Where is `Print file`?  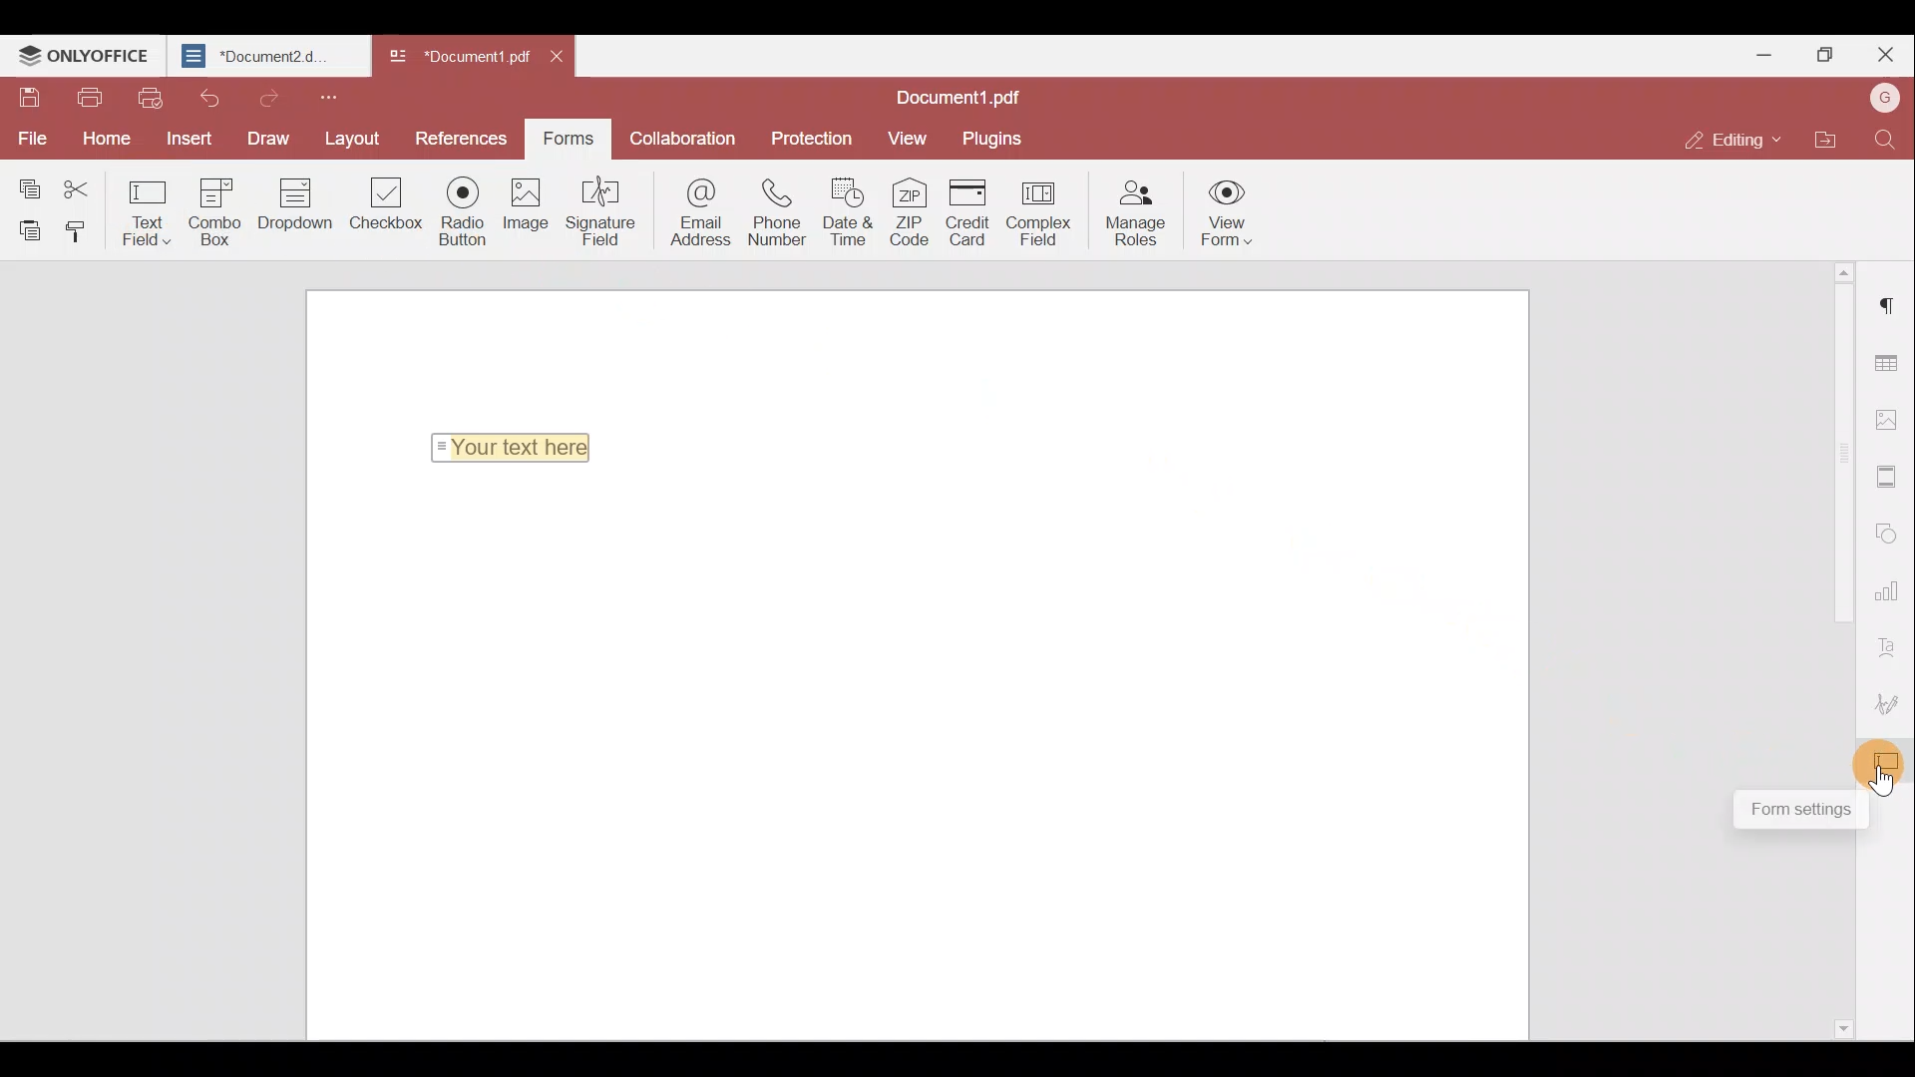 Print file is located at coordinates (88, 98).